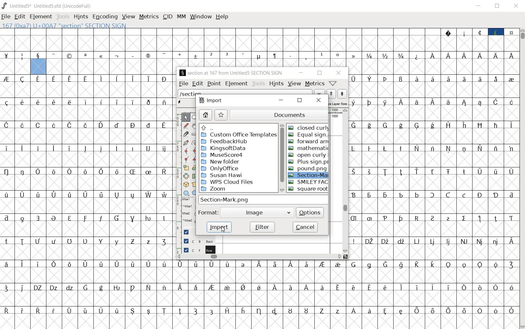 This screenshot has width=525, height=329. I want to click on MINIMIZE, so click(480, 6).